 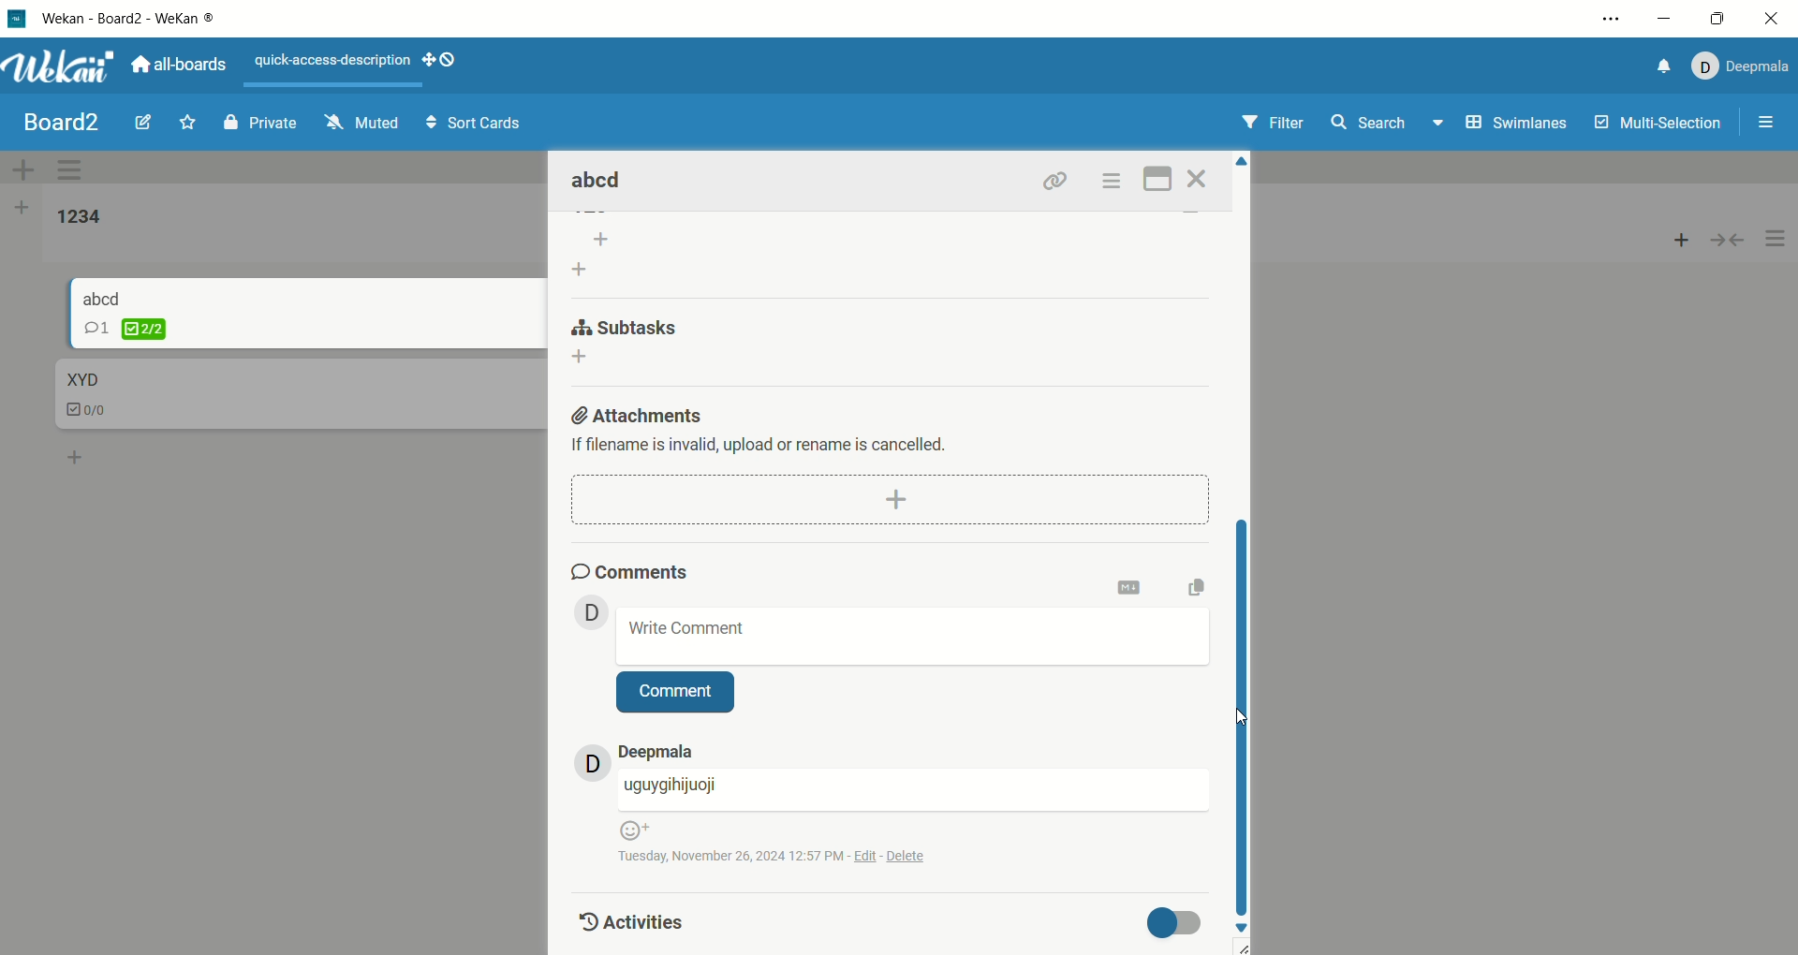 I want to click on board title, so click(x=64, y=123).